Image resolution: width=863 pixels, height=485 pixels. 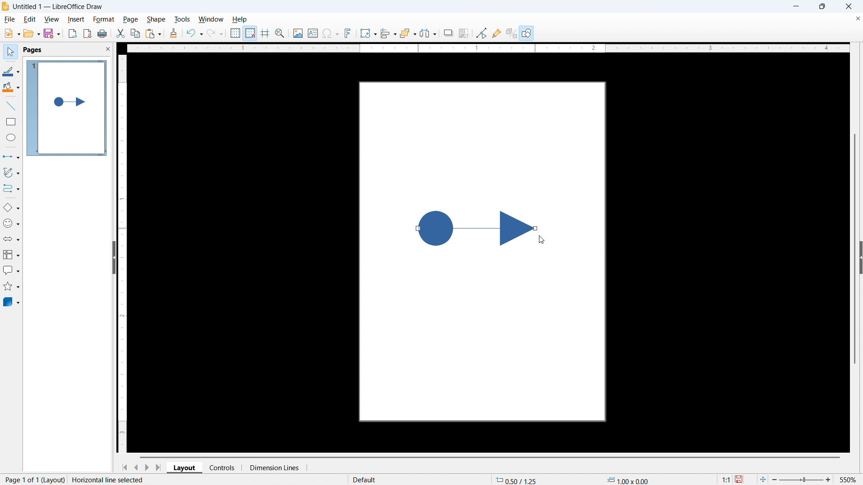 What do you see at coordinates (11, 255) in the screenshot?
I see `Flow chart ` at bounding box center [11, 255].